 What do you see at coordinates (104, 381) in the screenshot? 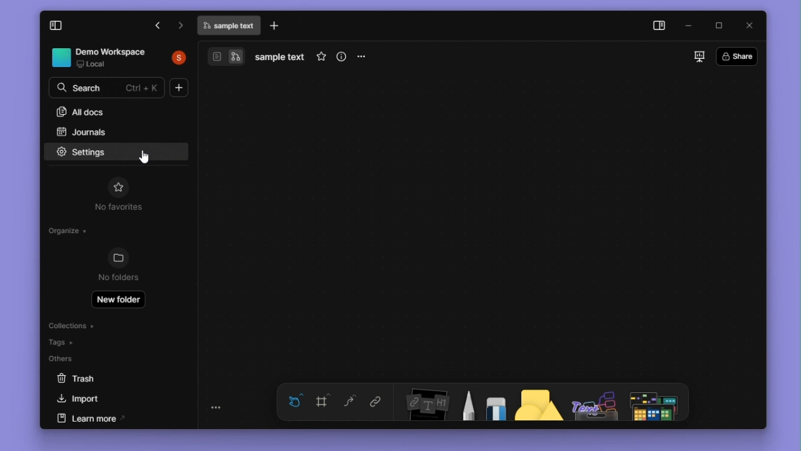
I see `trash` at bounding box center [104, 381].